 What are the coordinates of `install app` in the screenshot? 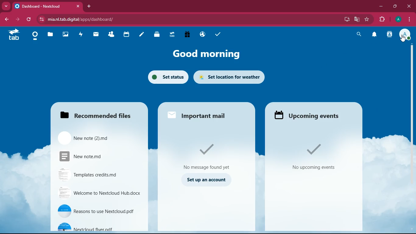 It's located at (347, 19).